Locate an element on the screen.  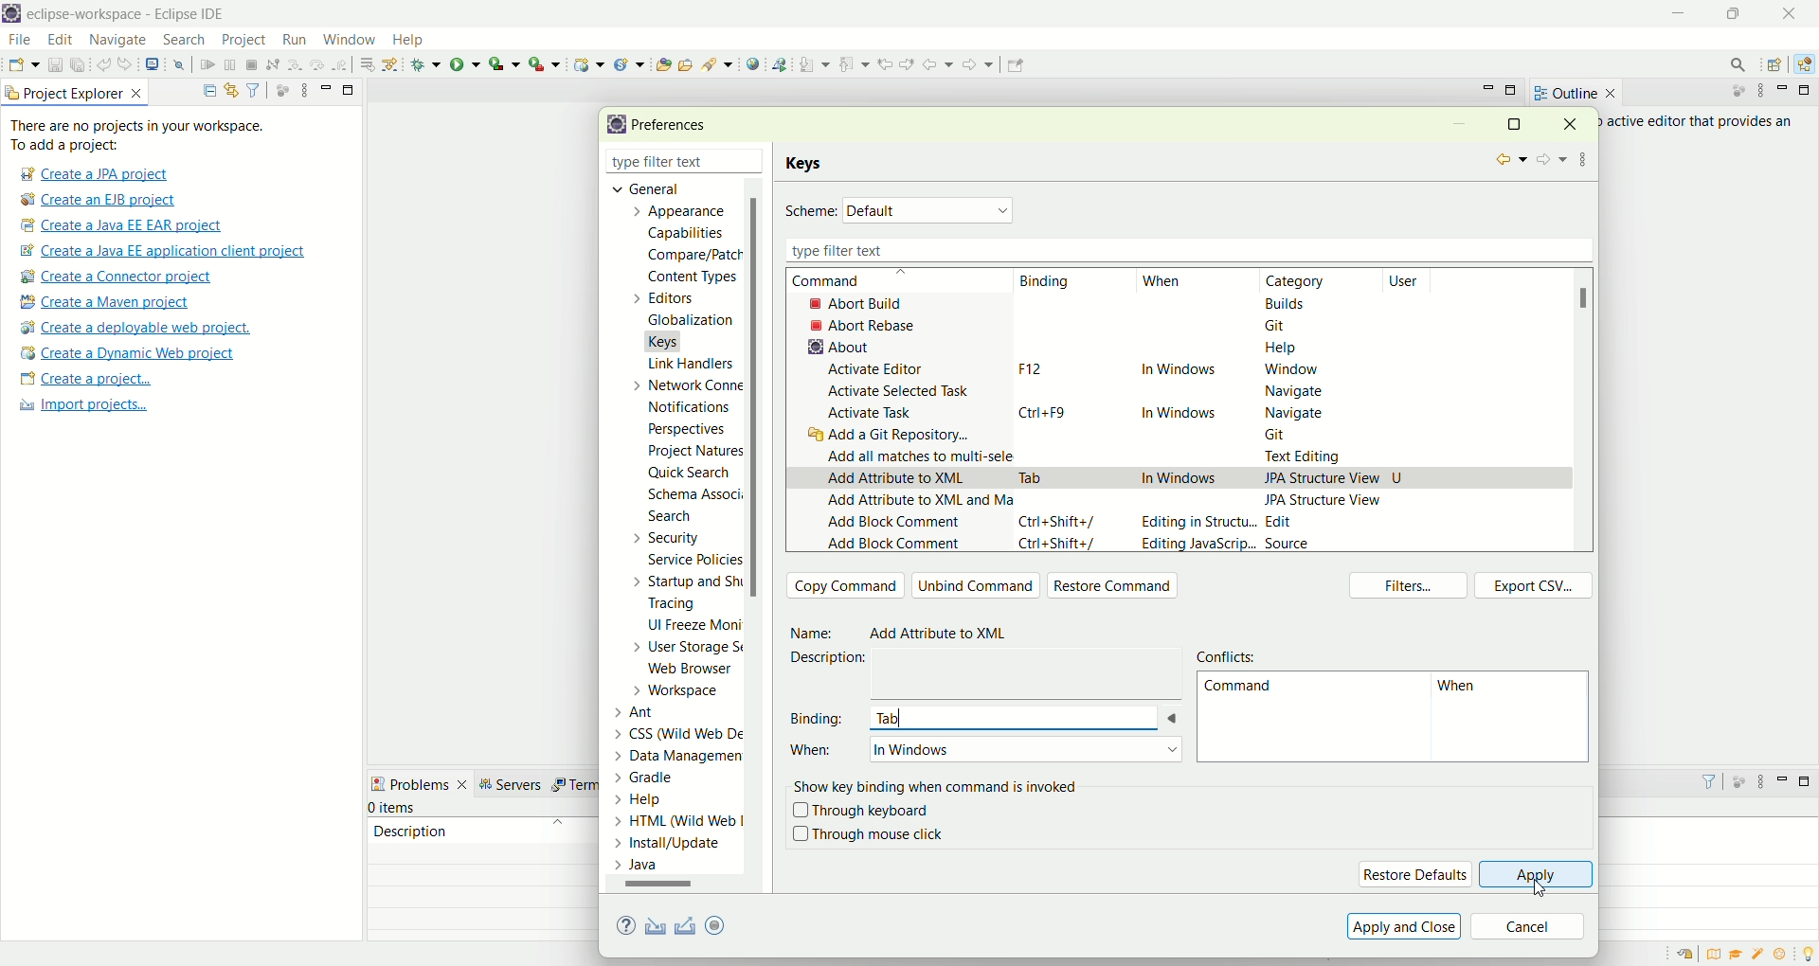
collapse all is located at coordinates (205, 91).